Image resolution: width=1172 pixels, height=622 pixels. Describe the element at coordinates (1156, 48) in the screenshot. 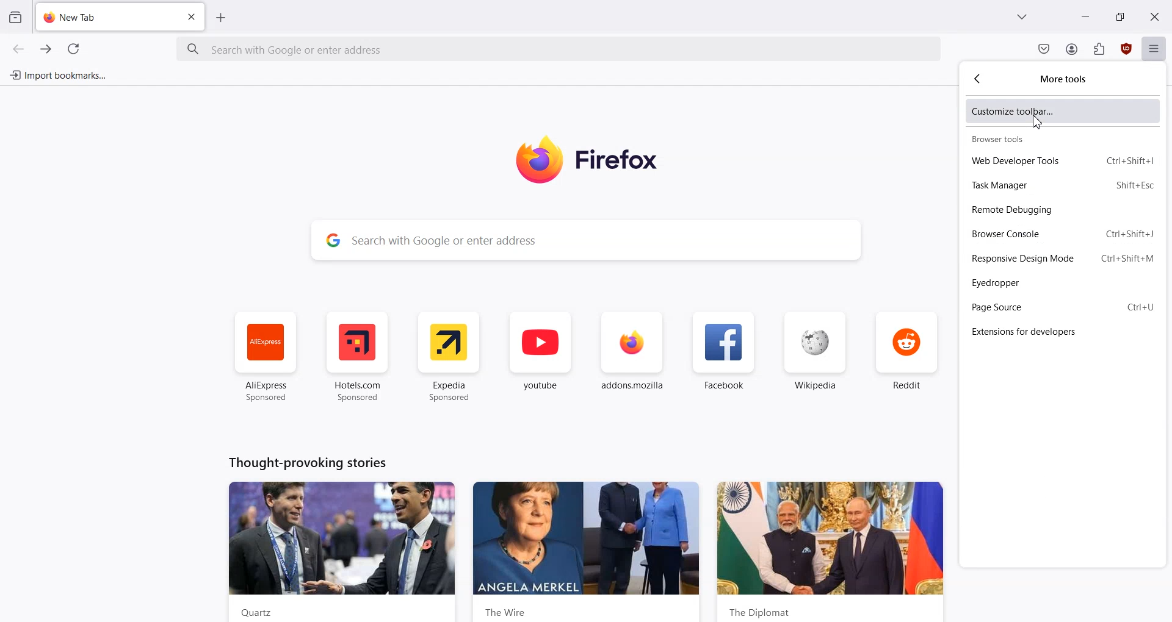

I see `Open Application menu` at that location.